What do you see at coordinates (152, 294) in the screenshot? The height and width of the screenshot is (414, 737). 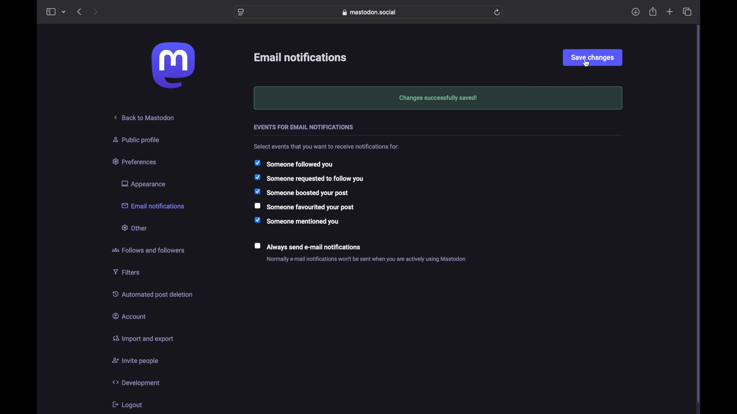 I see `automated post deletion` at bounding box center [152, 294].